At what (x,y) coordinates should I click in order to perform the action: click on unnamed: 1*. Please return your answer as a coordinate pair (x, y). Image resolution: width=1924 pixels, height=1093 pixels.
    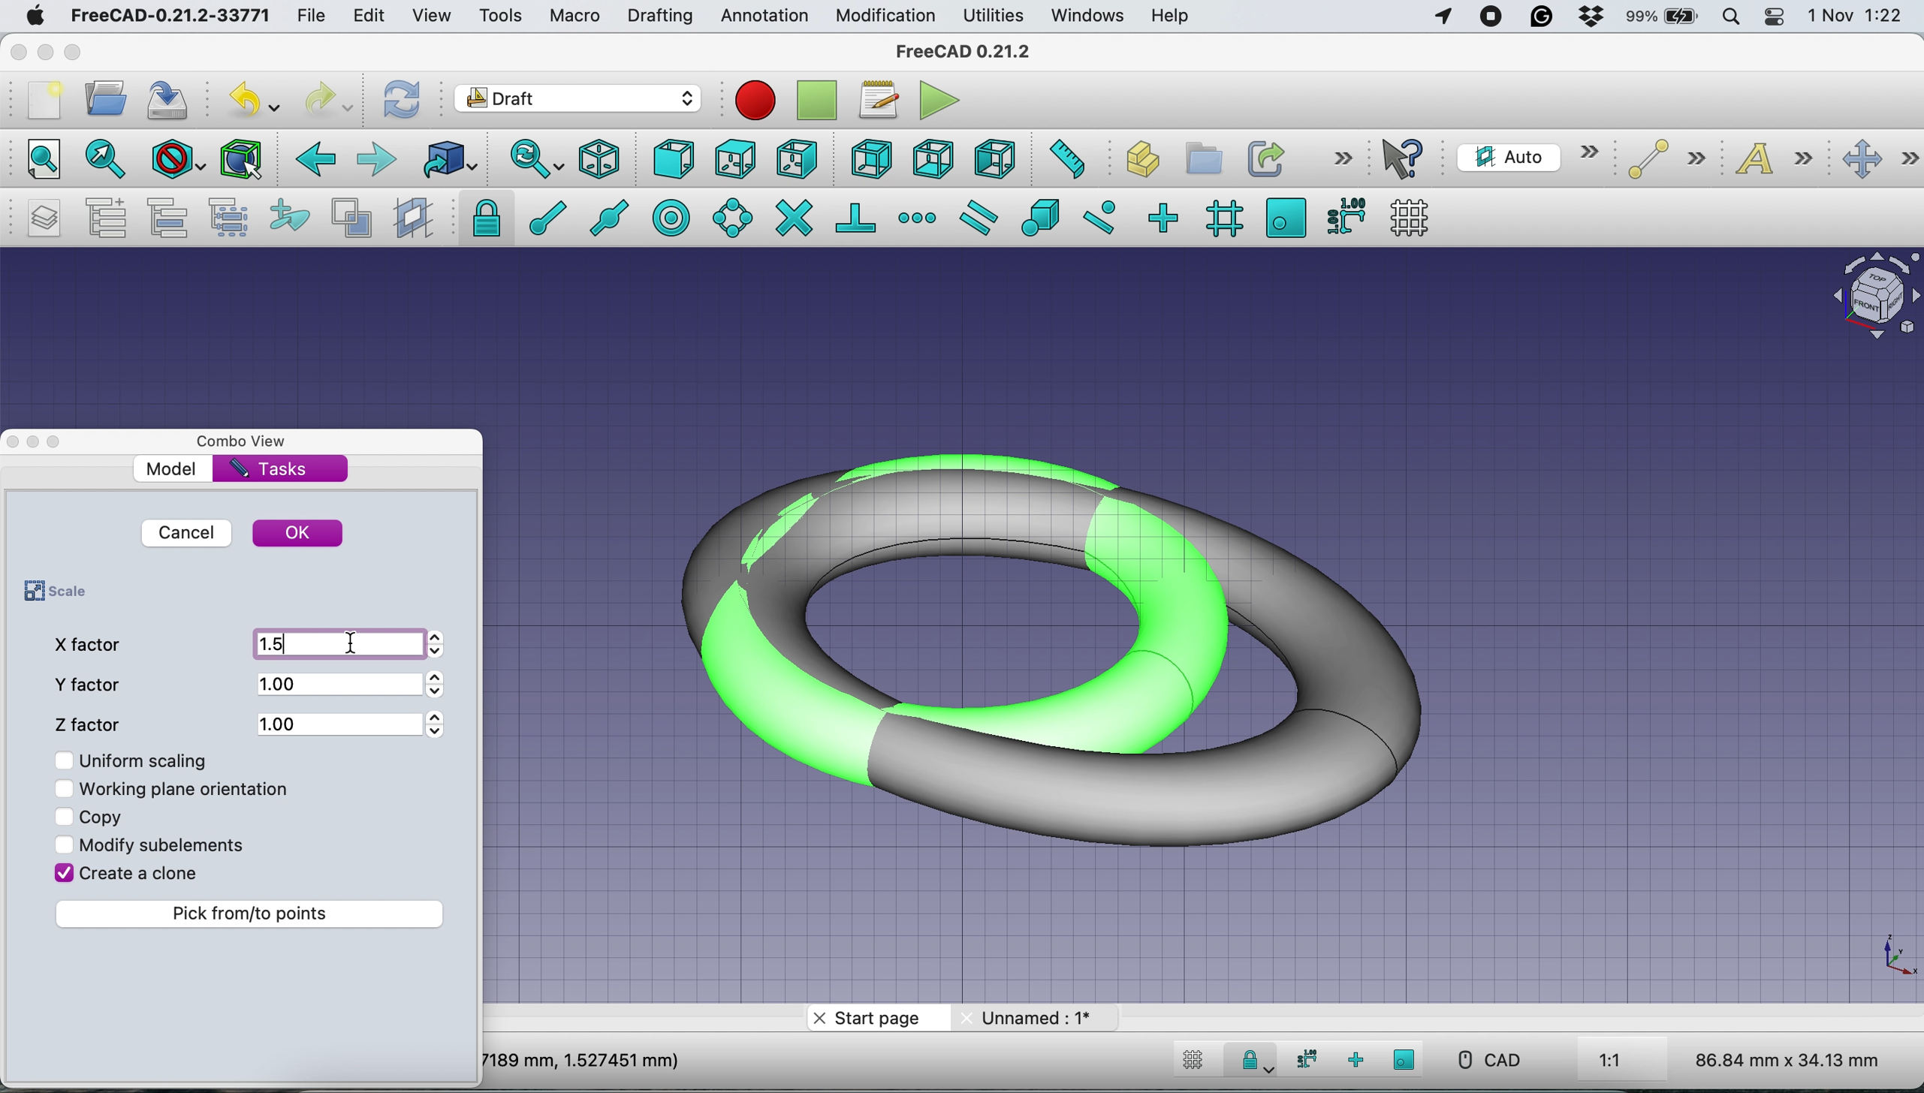
    Looking at the image, I should click on (1037, 1017).